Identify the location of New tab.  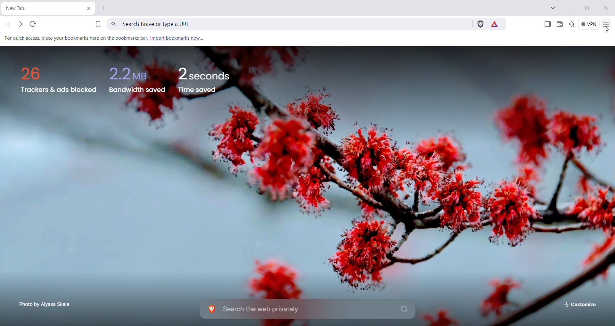
(40, 7).